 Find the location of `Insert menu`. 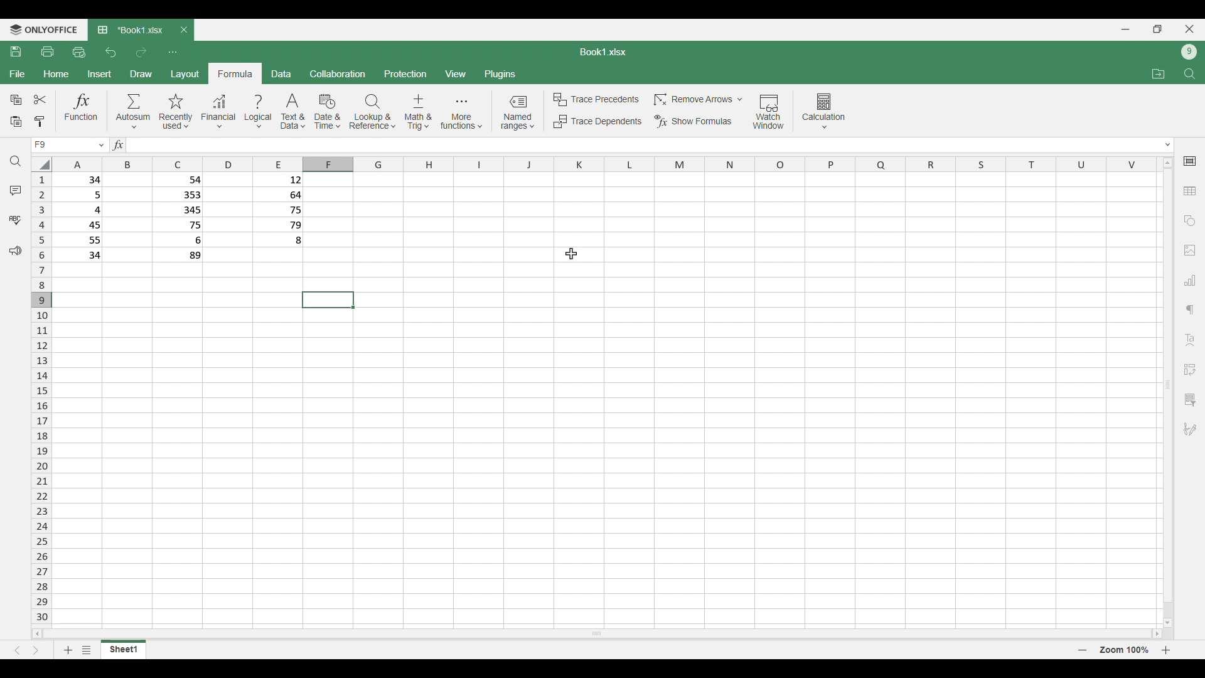

Insert menu is located at coordinates (99, 74).